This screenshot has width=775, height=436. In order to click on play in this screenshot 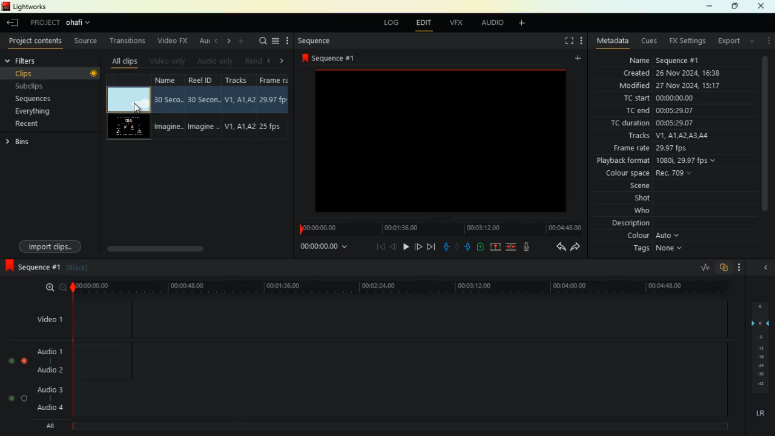, I will do `click(406, 246)`.